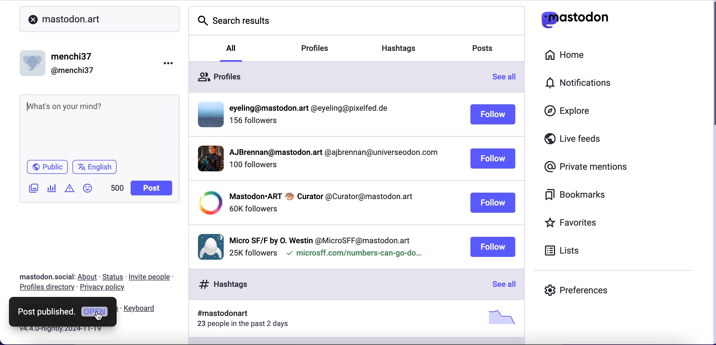 Image resolution: width=716 pixels, height=345 pixels. What do you see at coordinates (34, 190) in the screenshot?
I see `add image` at bounding box center [34, 190].